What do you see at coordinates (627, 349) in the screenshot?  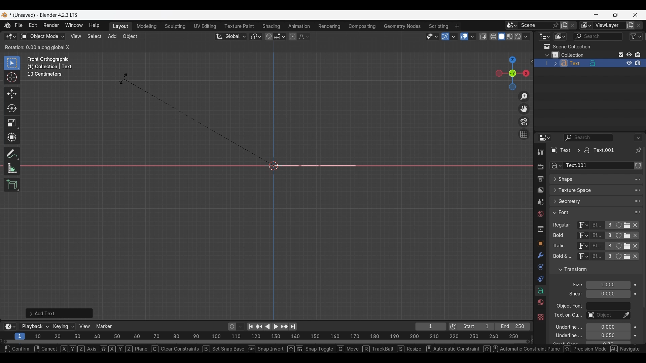 I see `shortcut` at bounding box center [627, 349].